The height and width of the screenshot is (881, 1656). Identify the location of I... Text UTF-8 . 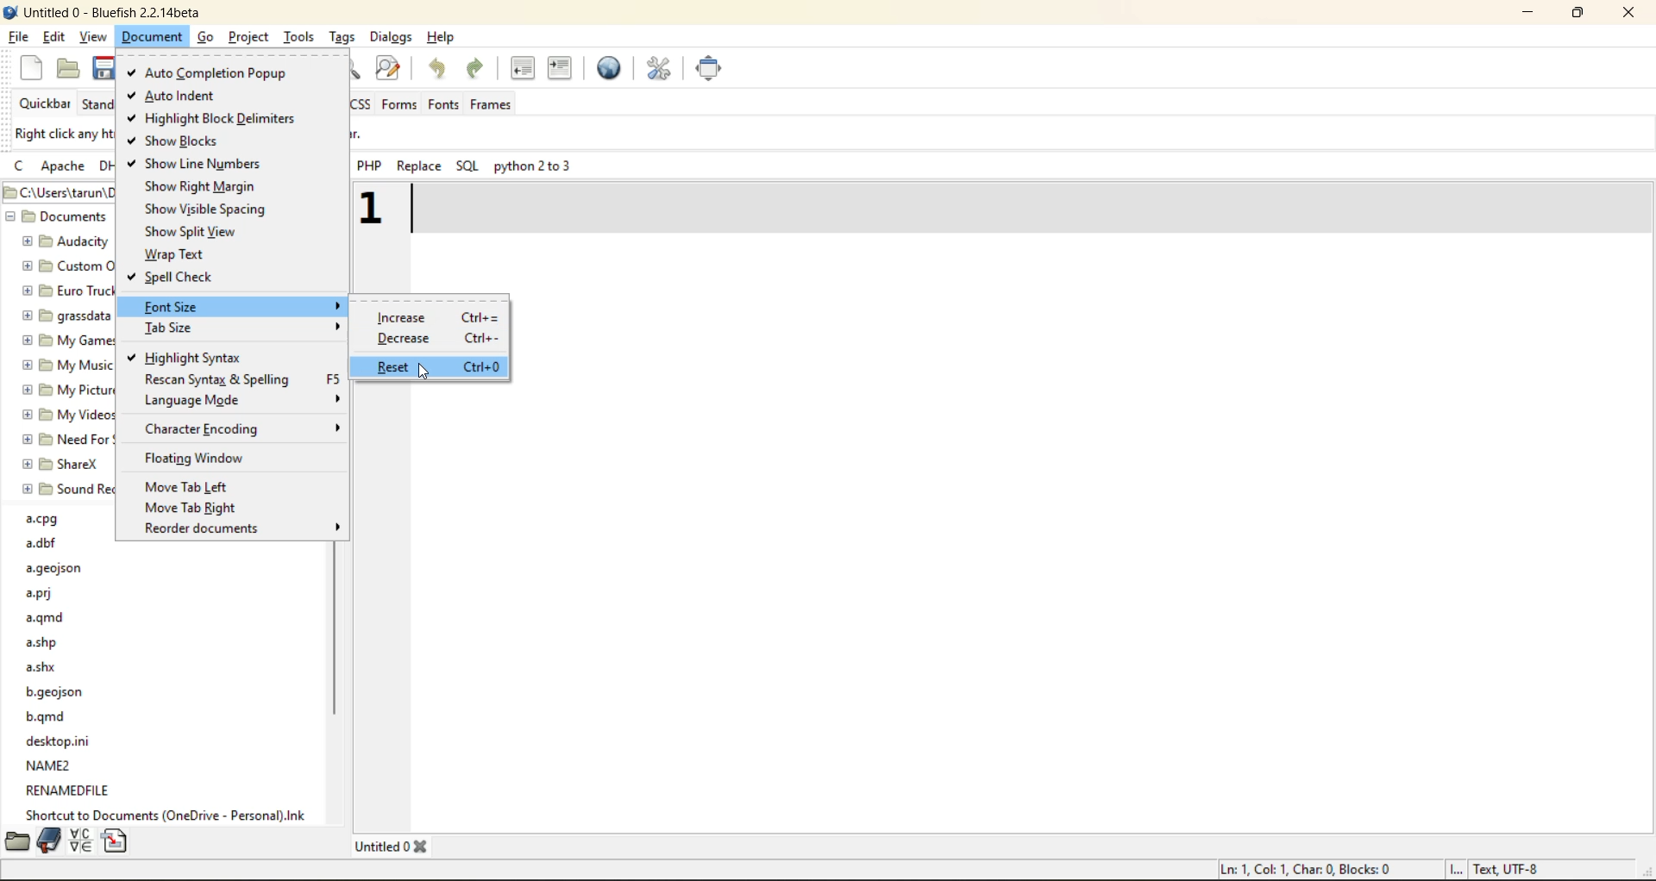
(1496, 868).